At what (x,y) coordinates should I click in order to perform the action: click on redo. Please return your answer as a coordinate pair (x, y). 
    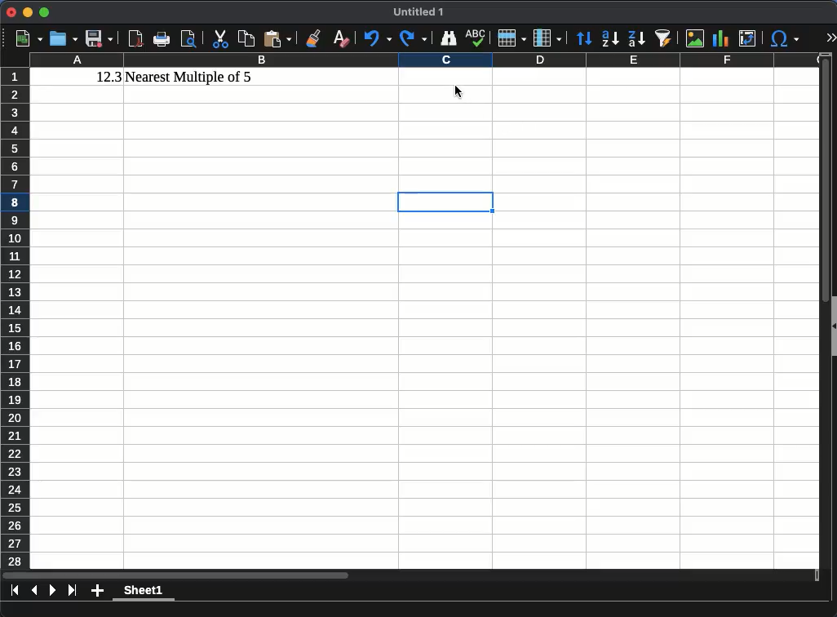
    Looking at the image, I should click on (413, 39).